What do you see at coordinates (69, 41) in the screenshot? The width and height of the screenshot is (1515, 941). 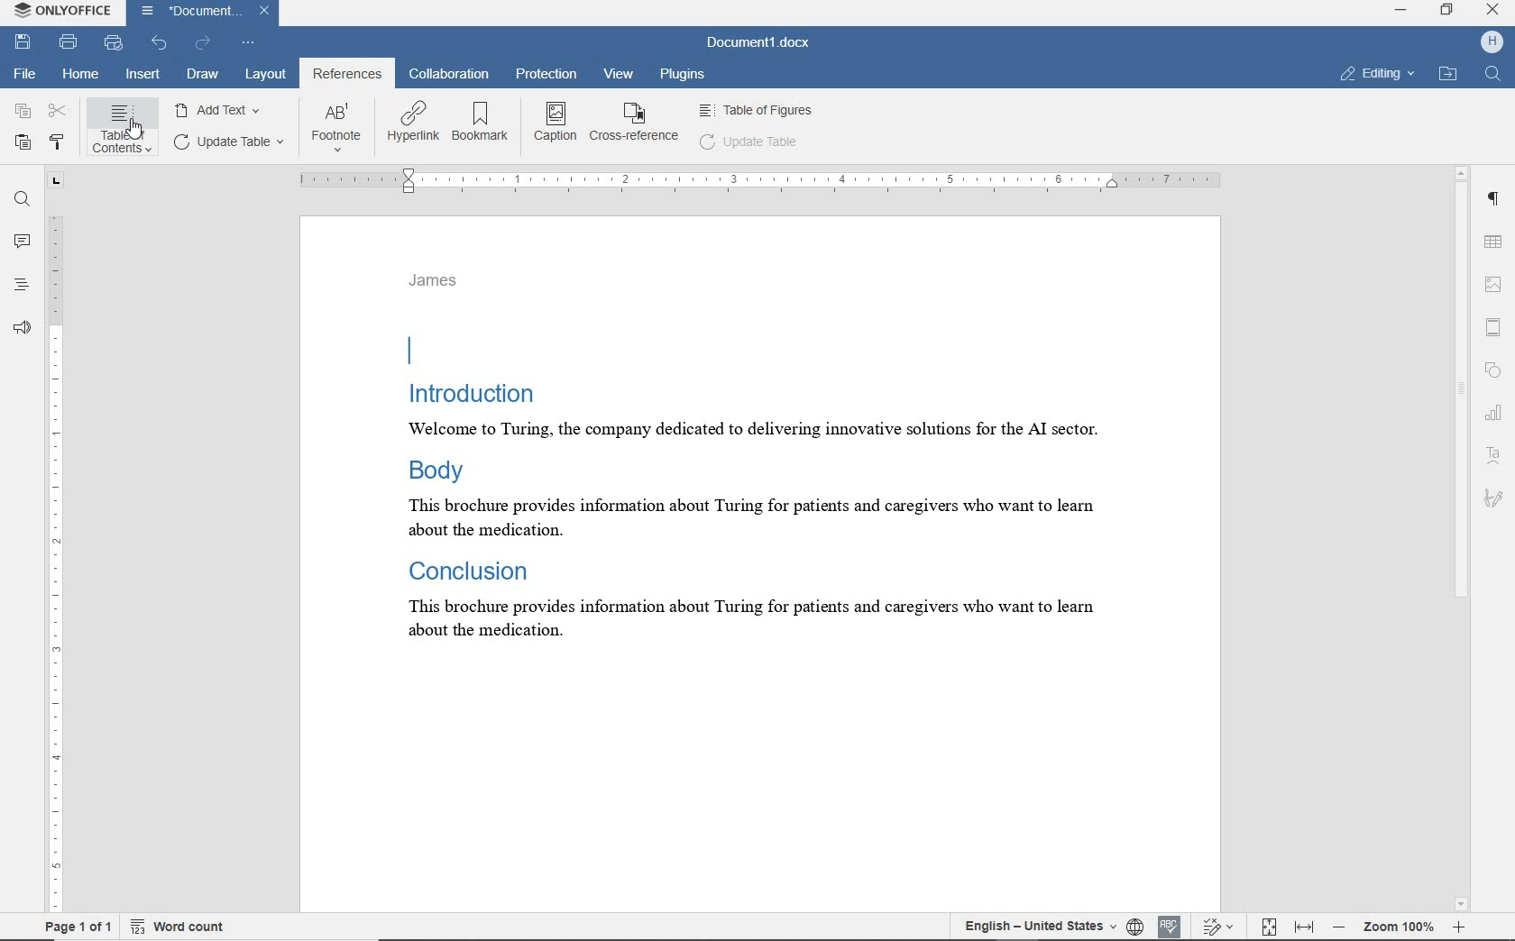 I see `print` at bounding box center [69, 41].